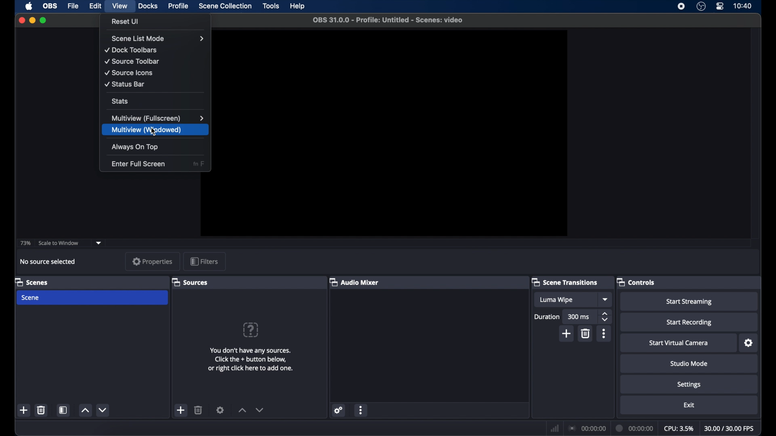 This screenshot has height=436, width=776. What do you see at coordinates (154, 132) in the screenshot?
I see `cursor` at bounding box center [154, 132].